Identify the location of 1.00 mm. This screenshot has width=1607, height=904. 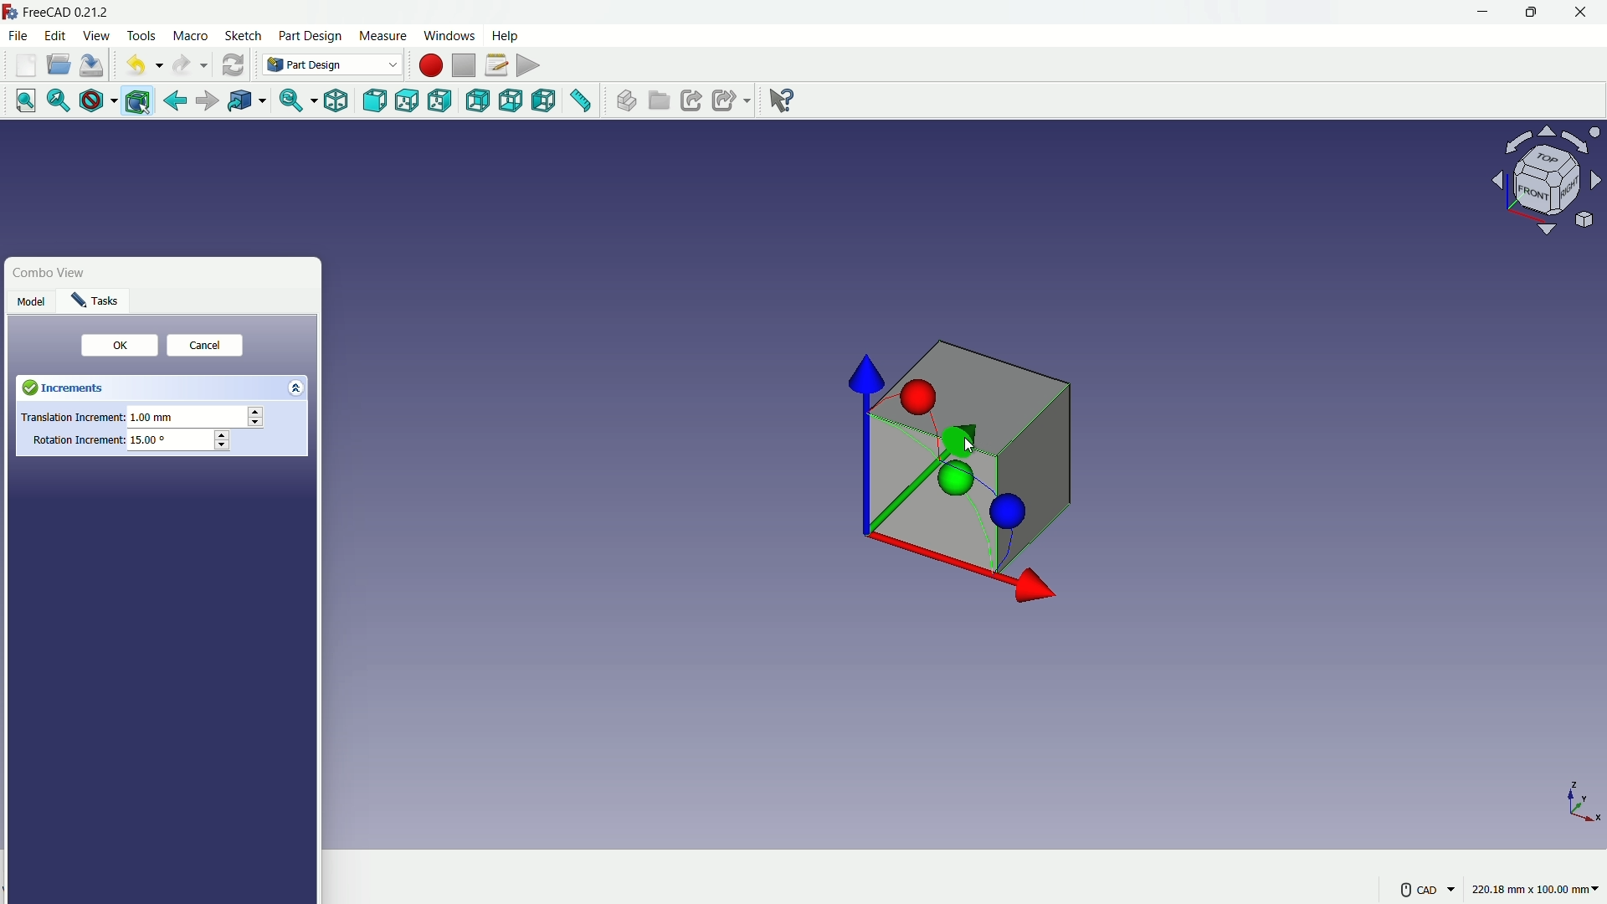
(157, 419).